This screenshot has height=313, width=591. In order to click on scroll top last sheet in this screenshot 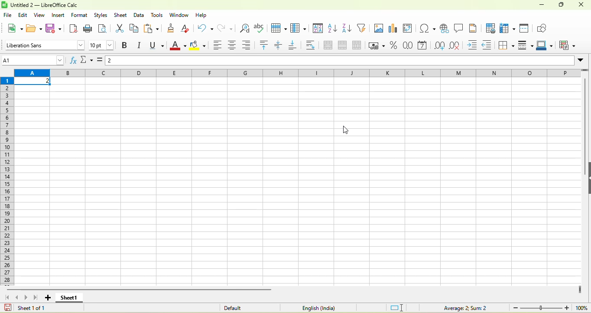, I will do `click(37, 297)`.